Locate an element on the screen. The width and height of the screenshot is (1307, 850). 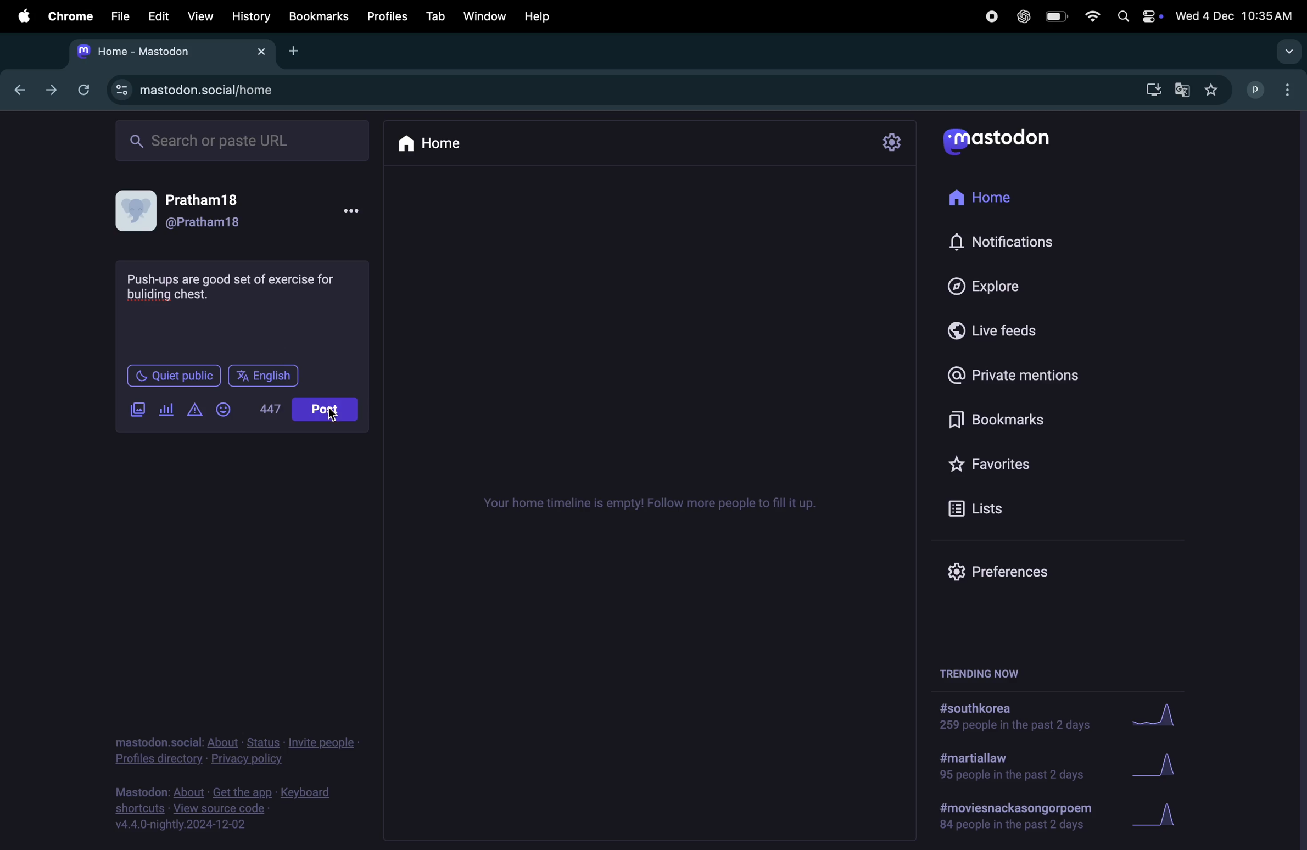
View is located at coordinates (199, 15).